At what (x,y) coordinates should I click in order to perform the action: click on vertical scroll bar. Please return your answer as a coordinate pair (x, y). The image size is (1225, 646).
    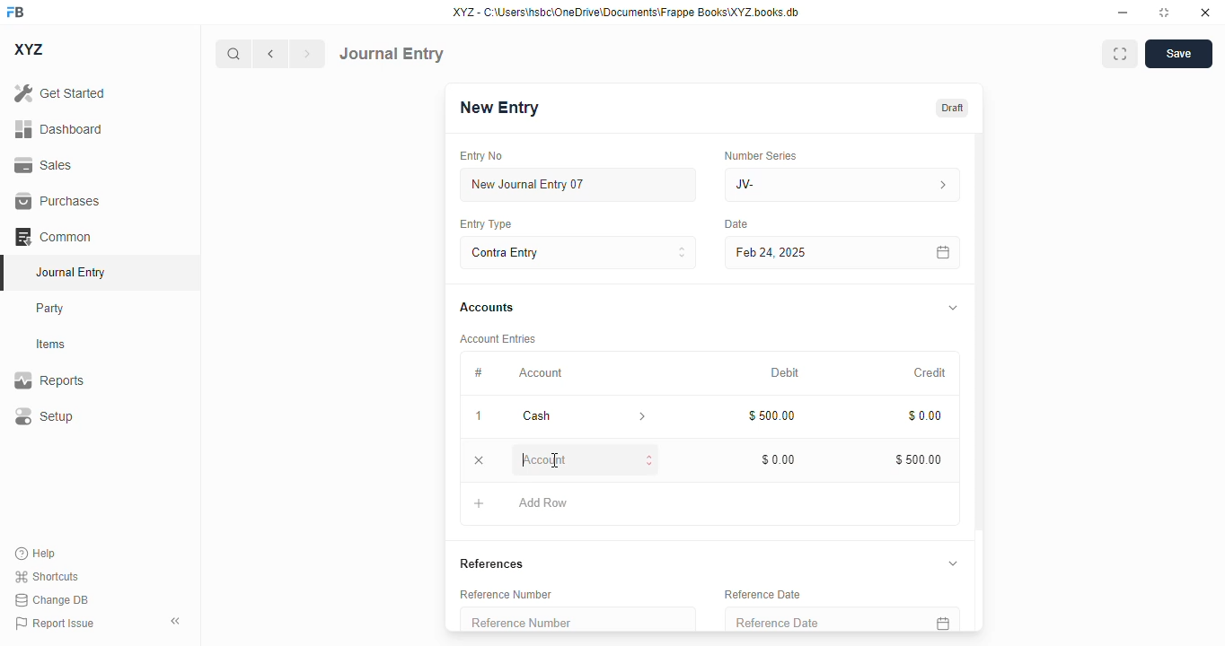
    Looking at the image, I should click on (979, 382).